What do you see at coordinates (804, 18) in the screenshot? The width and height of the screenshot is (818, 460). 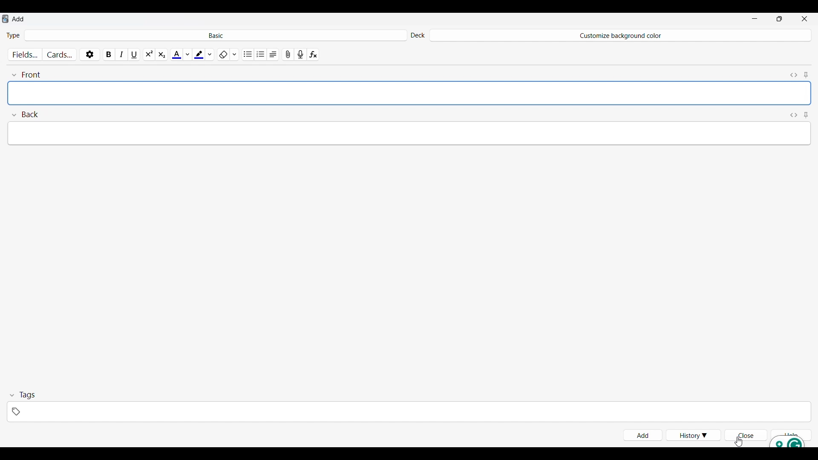 I see `Close interface` at bounding box center [804, 18].